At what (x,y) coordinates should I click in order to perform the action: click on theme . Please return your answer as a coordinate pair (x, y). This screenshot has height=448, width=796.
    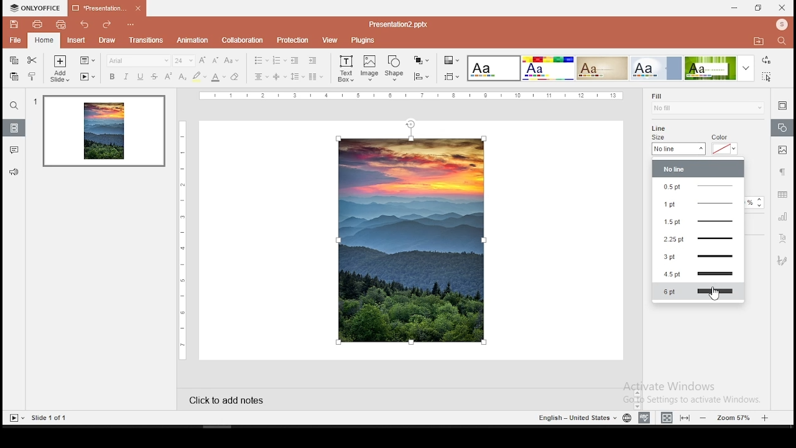
    Looking at the image, I should click on (657, 68).